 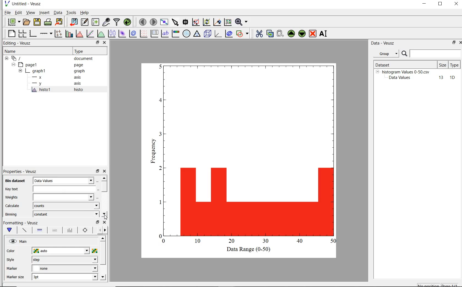 What do you see at coordinates (406, 71) in the screenshot?
I see `histogram Values 0-50.csv` at bounding box center [406, 71].